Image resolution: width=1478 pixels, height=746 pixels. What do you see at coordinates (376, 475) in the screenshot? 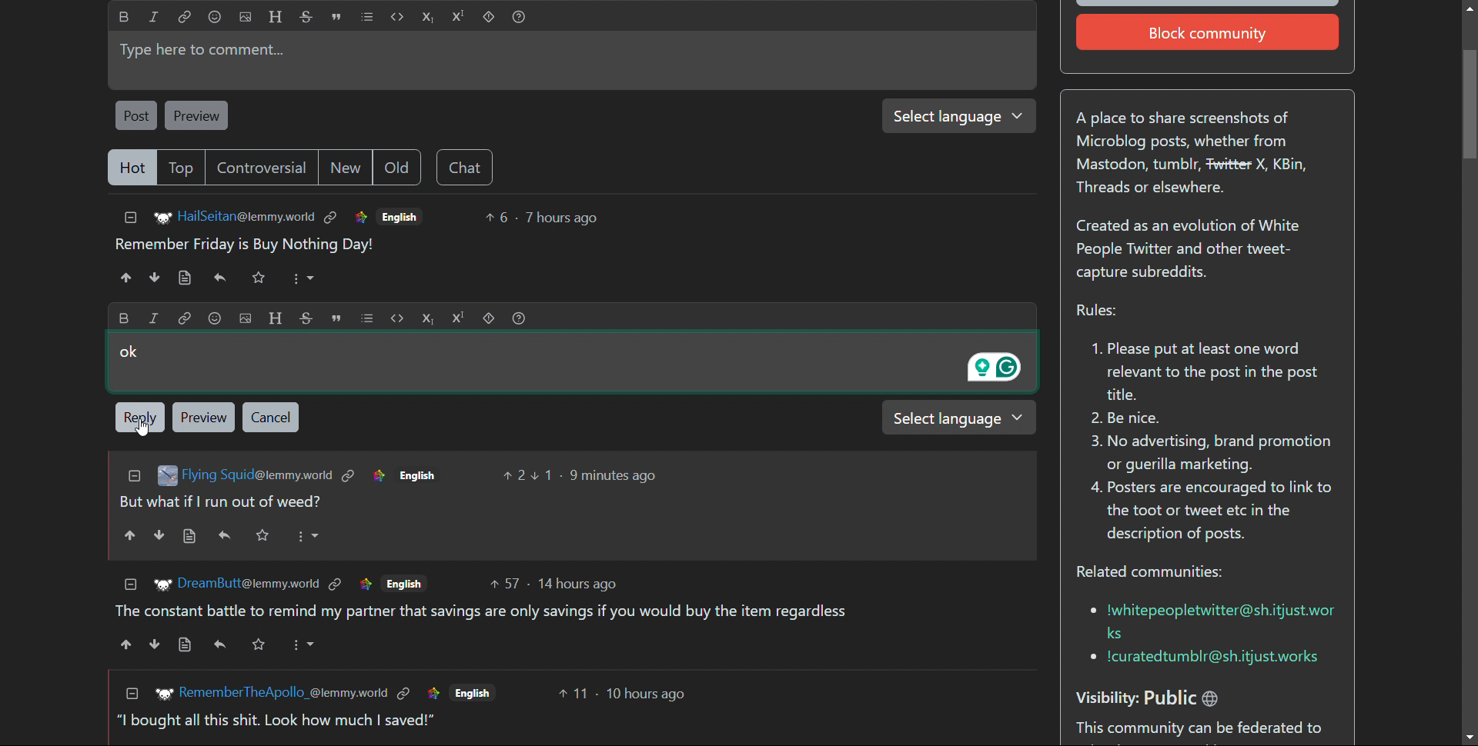
I see `link` at bounding box center [376, 475].